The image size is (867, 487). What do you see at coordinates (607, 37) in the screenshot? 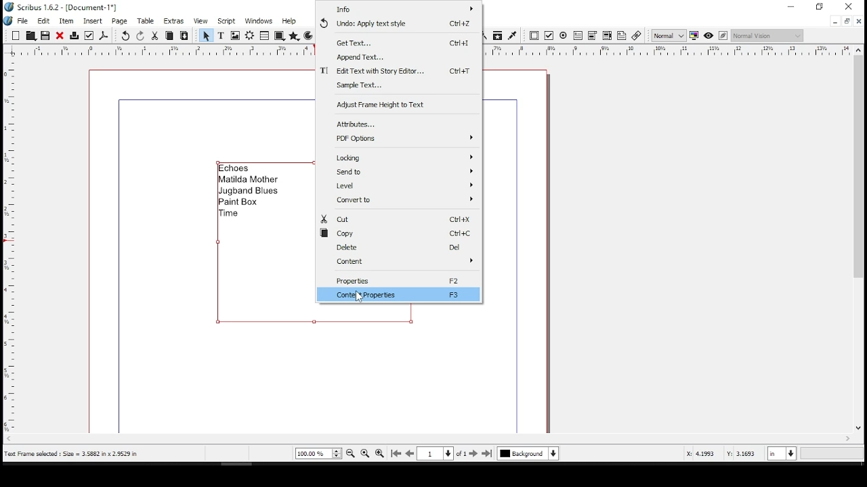
I see `pdf list box` at bounding box center [607, 37].